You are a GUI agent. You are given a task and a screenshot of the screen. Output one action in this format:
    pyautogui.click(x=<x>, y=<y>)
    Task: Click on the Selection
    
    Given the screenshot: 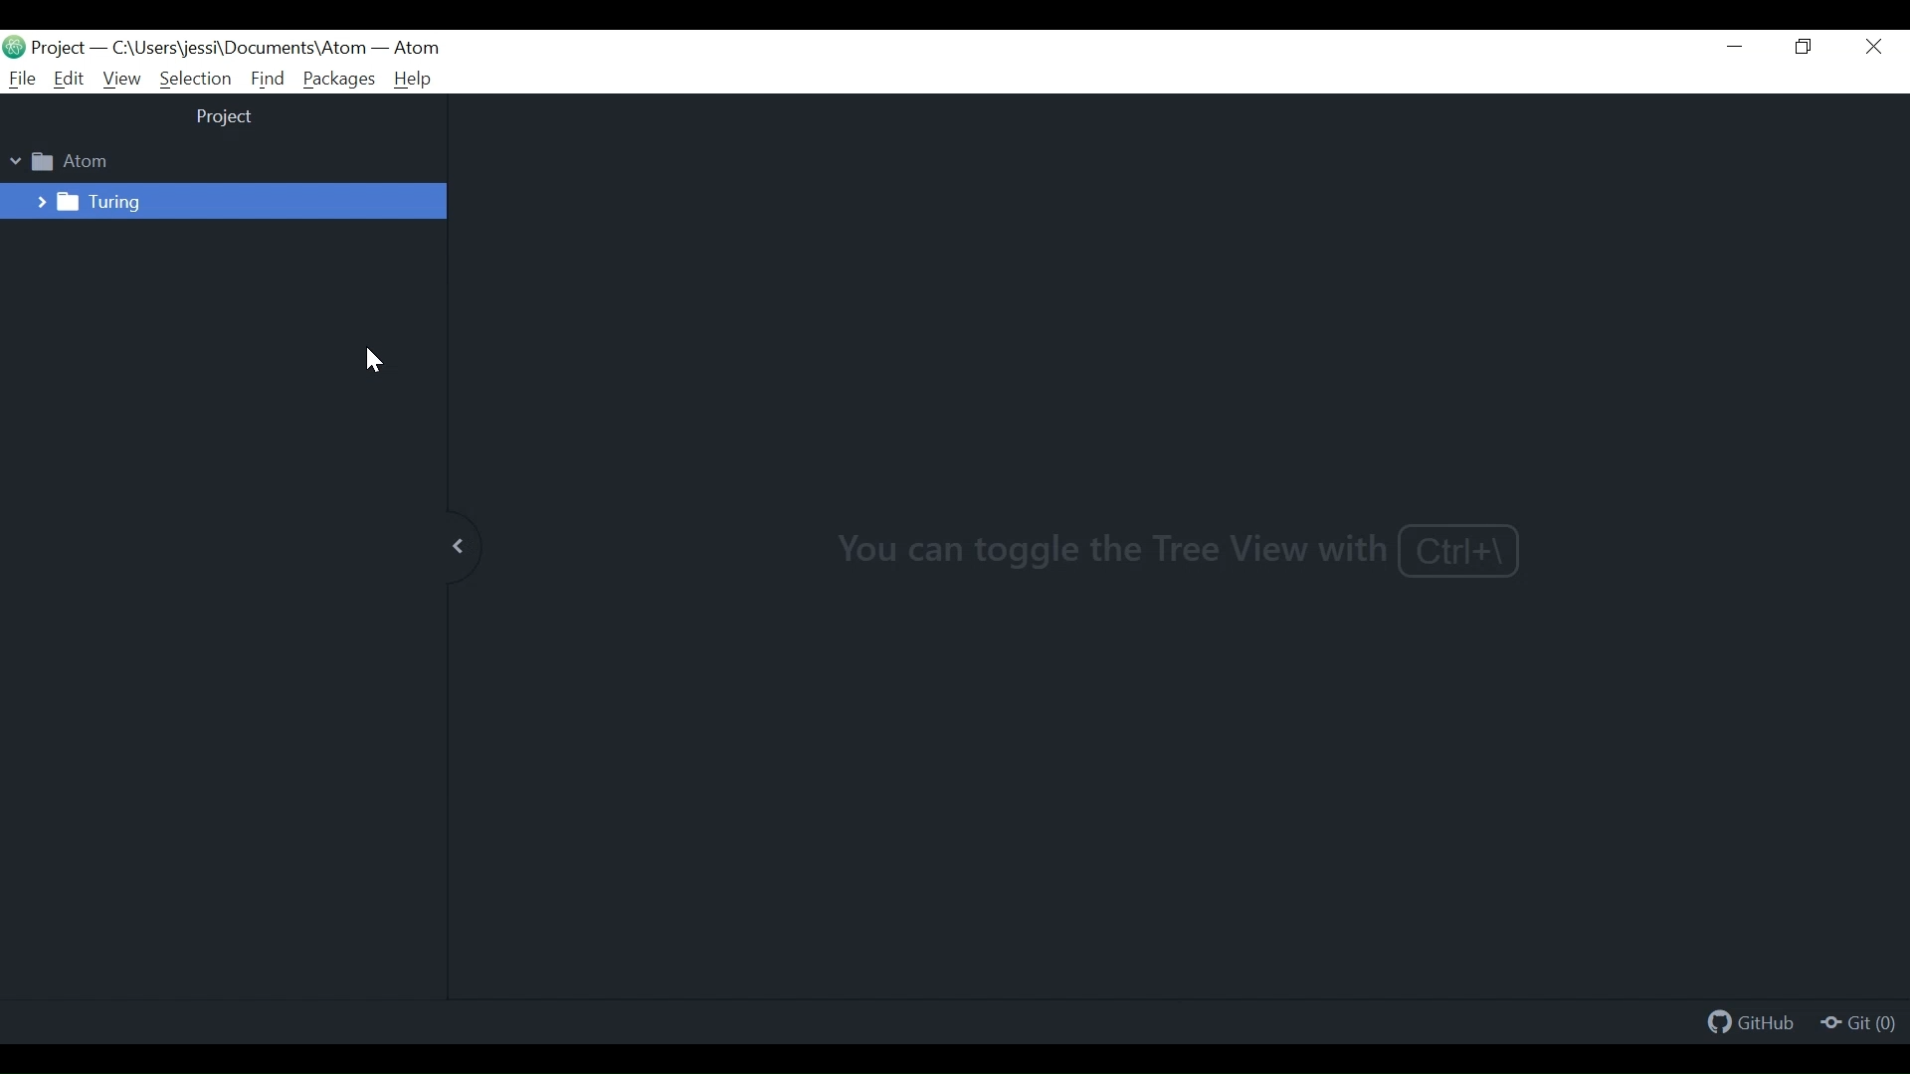 What is the action you would take?
    pyautogui.click(x=195, y=79)
    